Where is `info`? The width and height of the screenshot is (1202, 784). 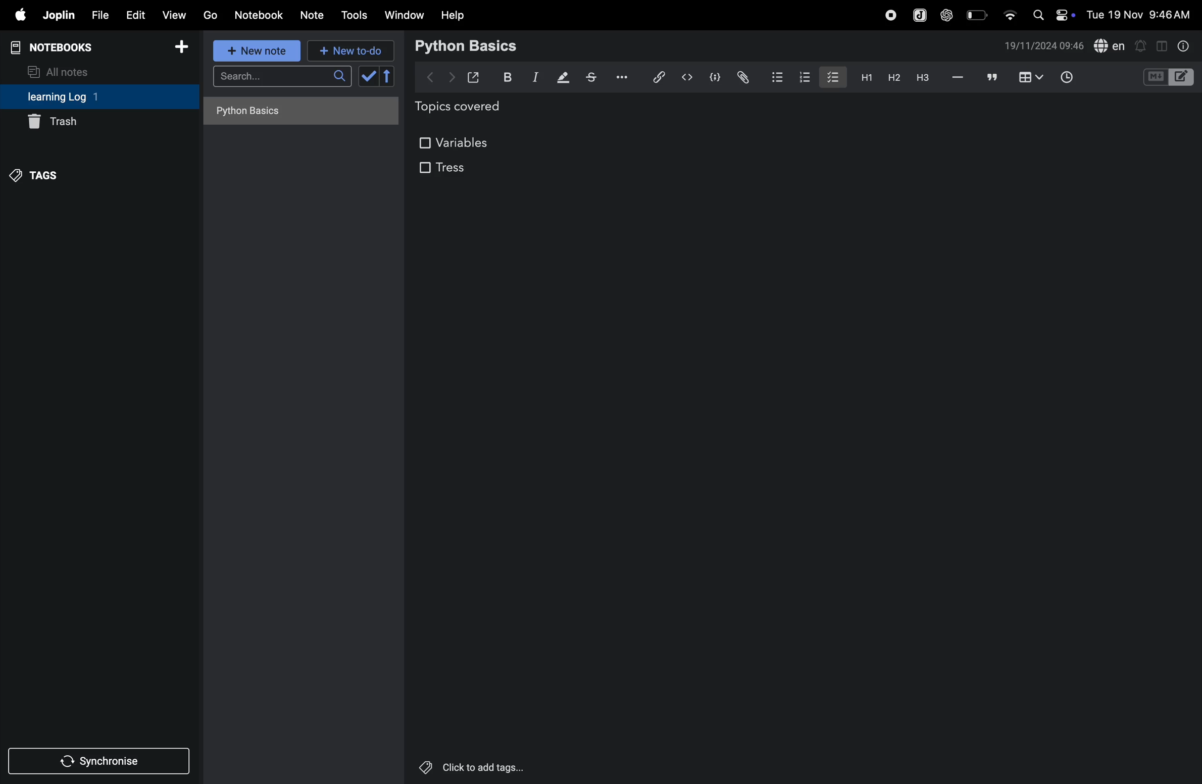 info is located at coordinates (1182, 45).